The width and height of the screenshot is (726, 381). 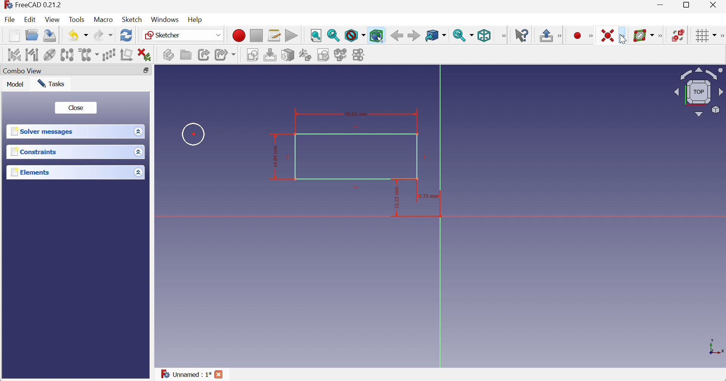 What do you see at coordinates (68, 54) in the screenshot?
I see `Symmetry` at bounding box center [68, 54].